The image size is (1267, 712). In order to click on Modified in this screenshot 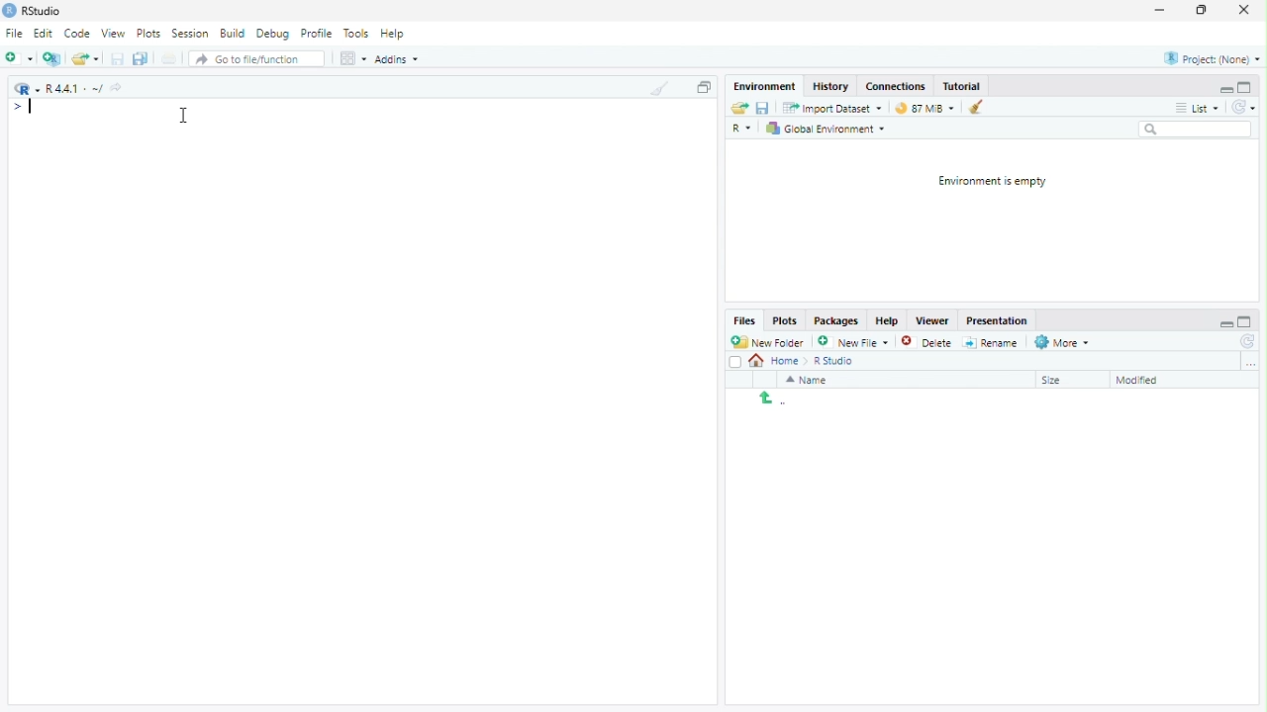, I will do `click(1141, 381)`.